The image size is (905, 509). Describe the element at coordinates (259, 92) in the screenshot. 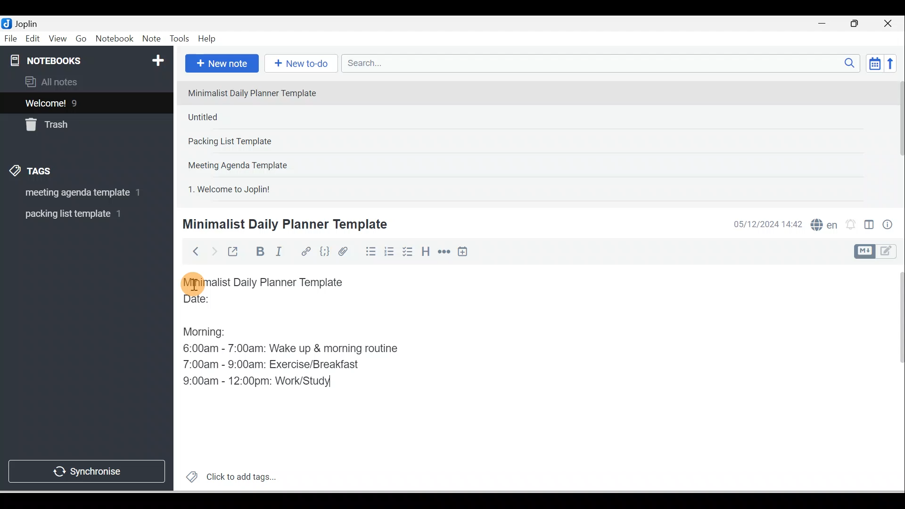

I see `Note 1` at that location.